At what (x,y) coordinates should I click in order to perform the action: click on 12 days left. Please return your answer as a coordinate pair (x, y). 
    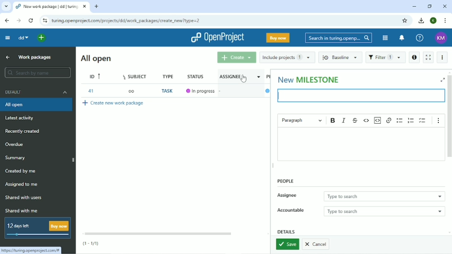
    Looking at the image, I should click on (38, 229).